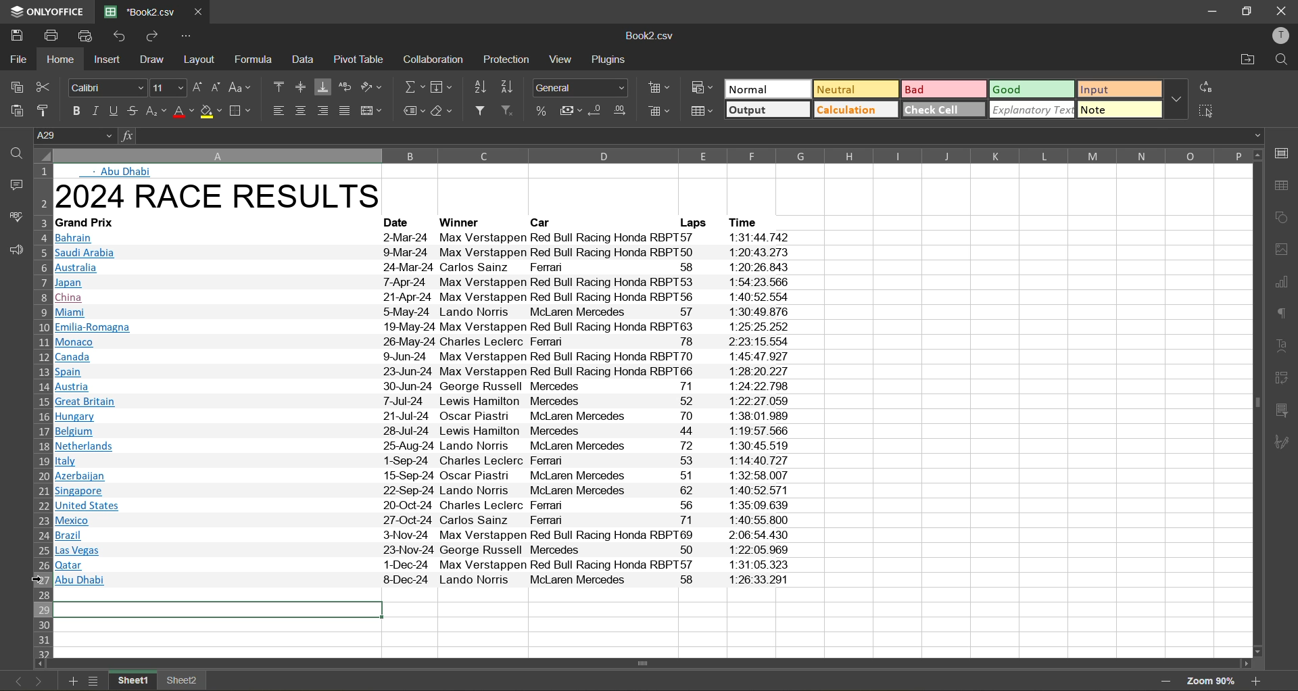 The width and height of the screenshot is (1298, 691). Describe the element at coordinates (1165, 679) in the screenshot. I see `zoom out` at that location.